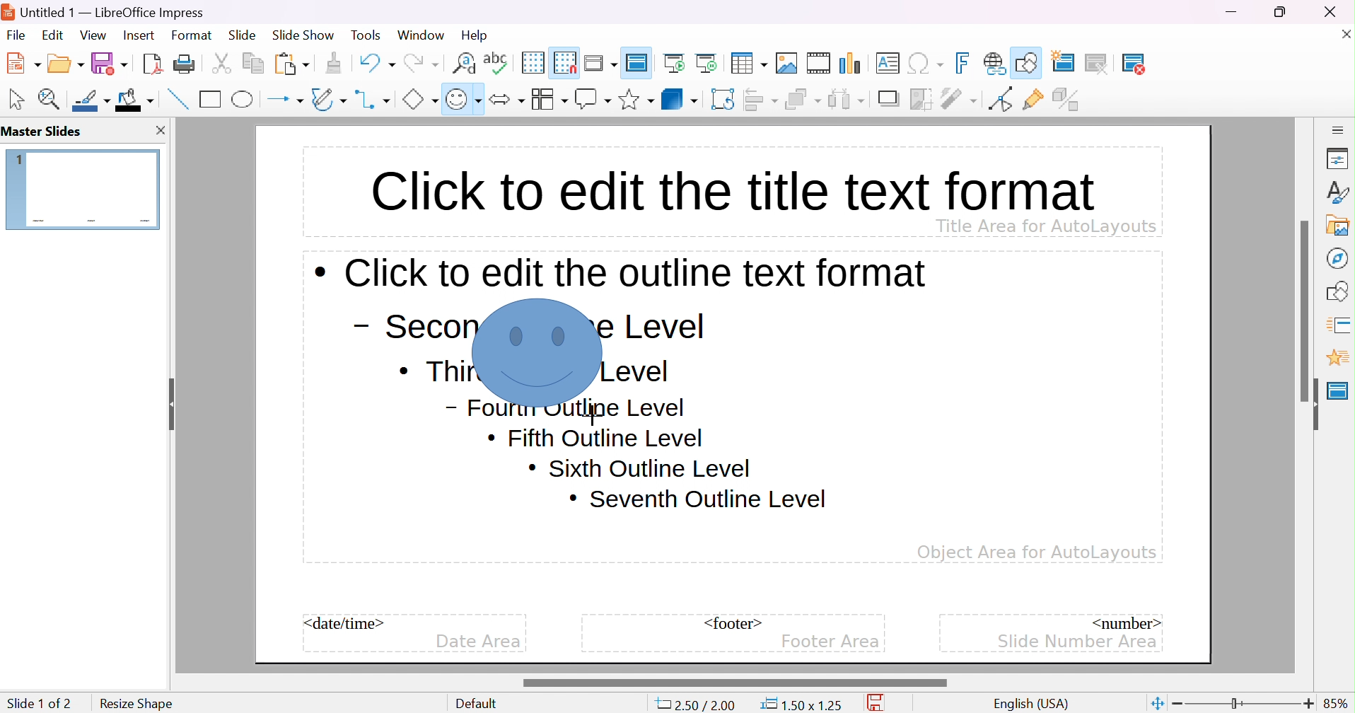 The image size is (1355, 713). Describe the element at coordinates (830, 642) in the screenshot. I see `footer area` at that location.